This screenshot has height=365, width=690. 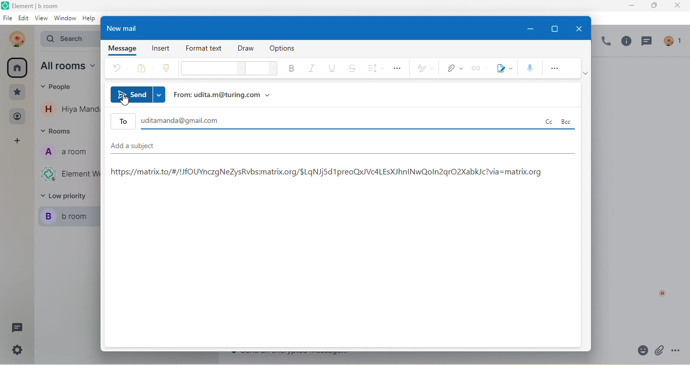 What do you see at coordinates (558, 27) in the screenshot?
I see `maximize` at bounding box center [558, 27].